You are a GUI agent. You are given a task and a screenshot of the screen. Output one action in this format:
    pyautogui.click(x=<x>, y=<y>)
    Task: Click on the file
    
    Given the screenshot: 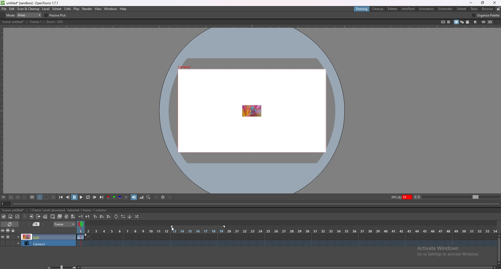 What is the action you would take?
    pyautogui.click(x=4, y=9)
    